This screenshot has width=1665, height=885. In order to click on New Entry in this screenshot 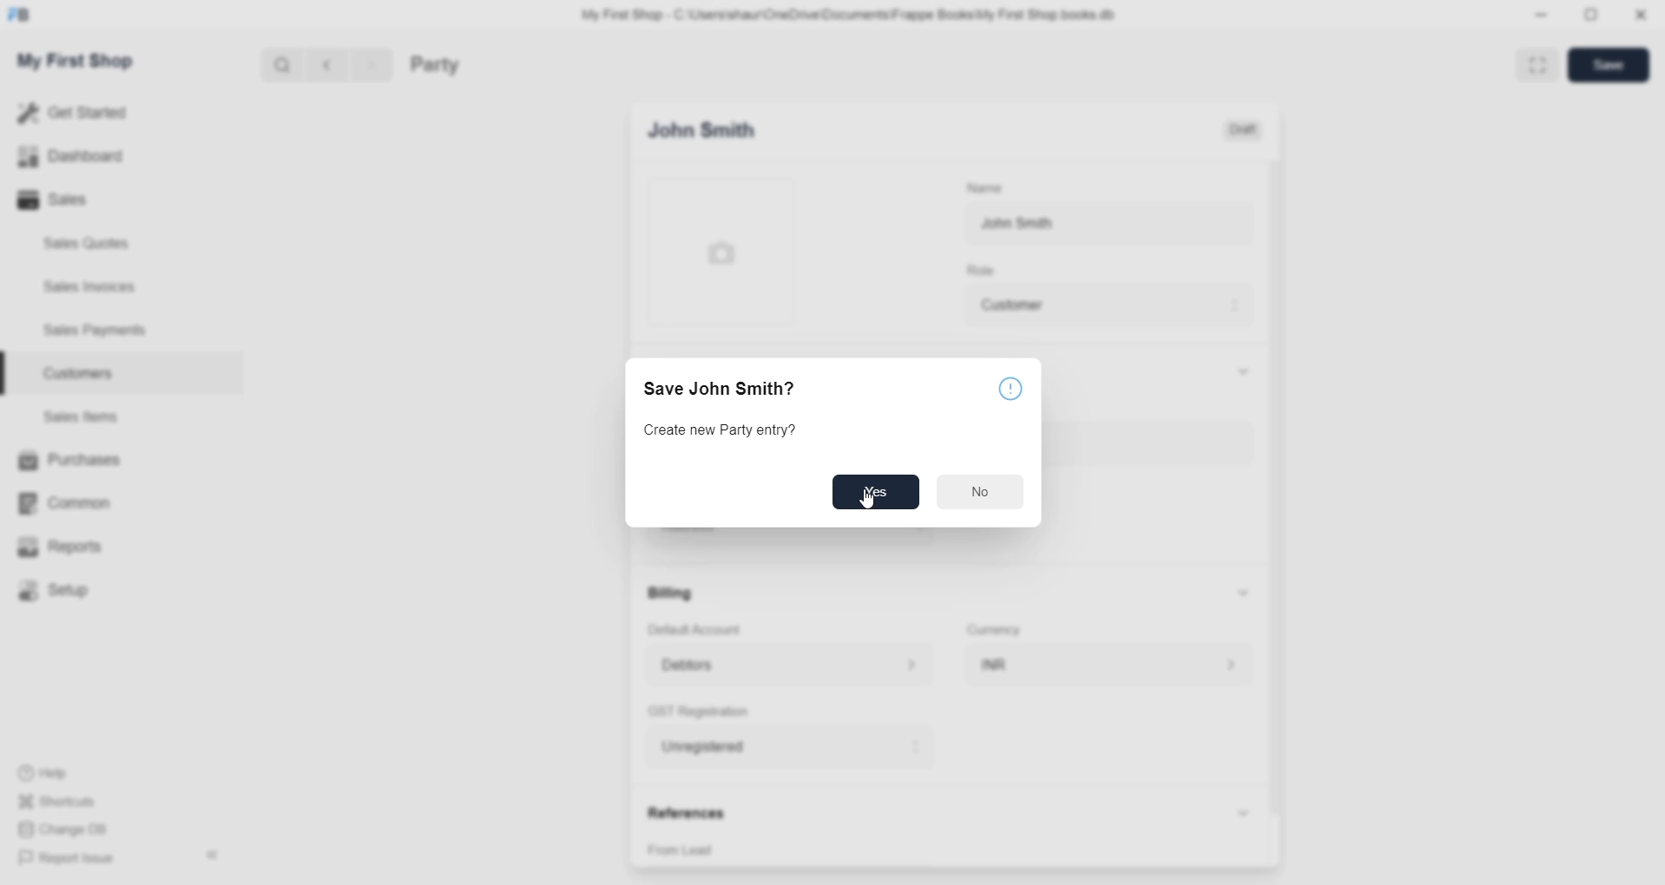, I will do `click(714, 132)`.